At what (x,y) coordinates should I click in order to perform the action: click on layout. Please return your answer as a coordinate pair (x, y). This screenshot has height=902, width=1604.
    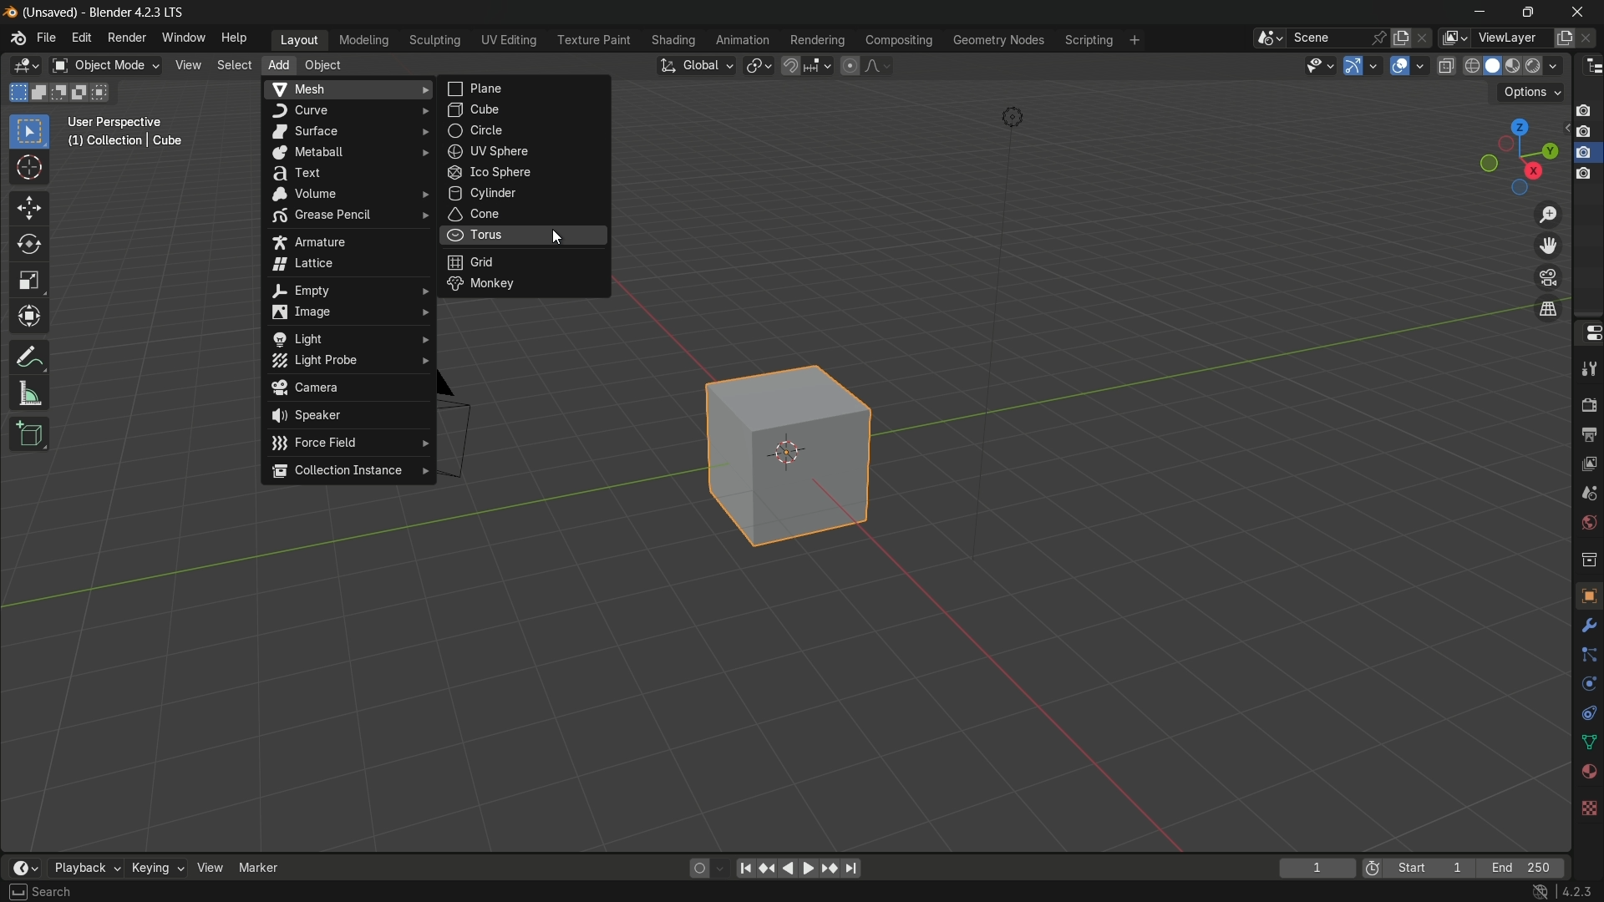
    Looking at the image, I should click on (300, 39).